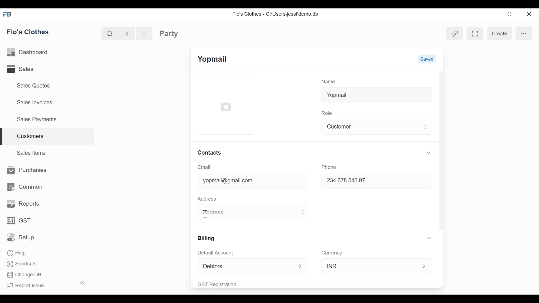  Describe the element at coordinates (34, 86) in the screenshot. I see `Sales Quotes` at that location.